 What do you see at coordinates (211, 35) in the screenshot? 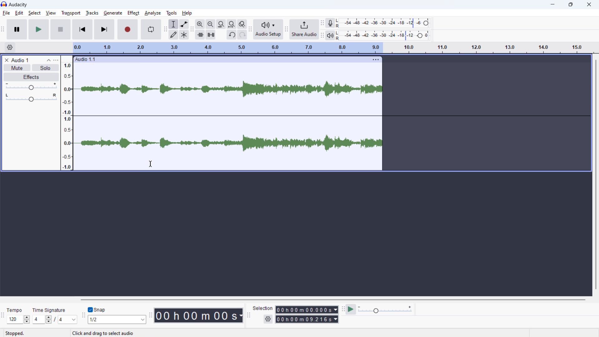
I see `silence audio selection` at bounding box center [211, 35].